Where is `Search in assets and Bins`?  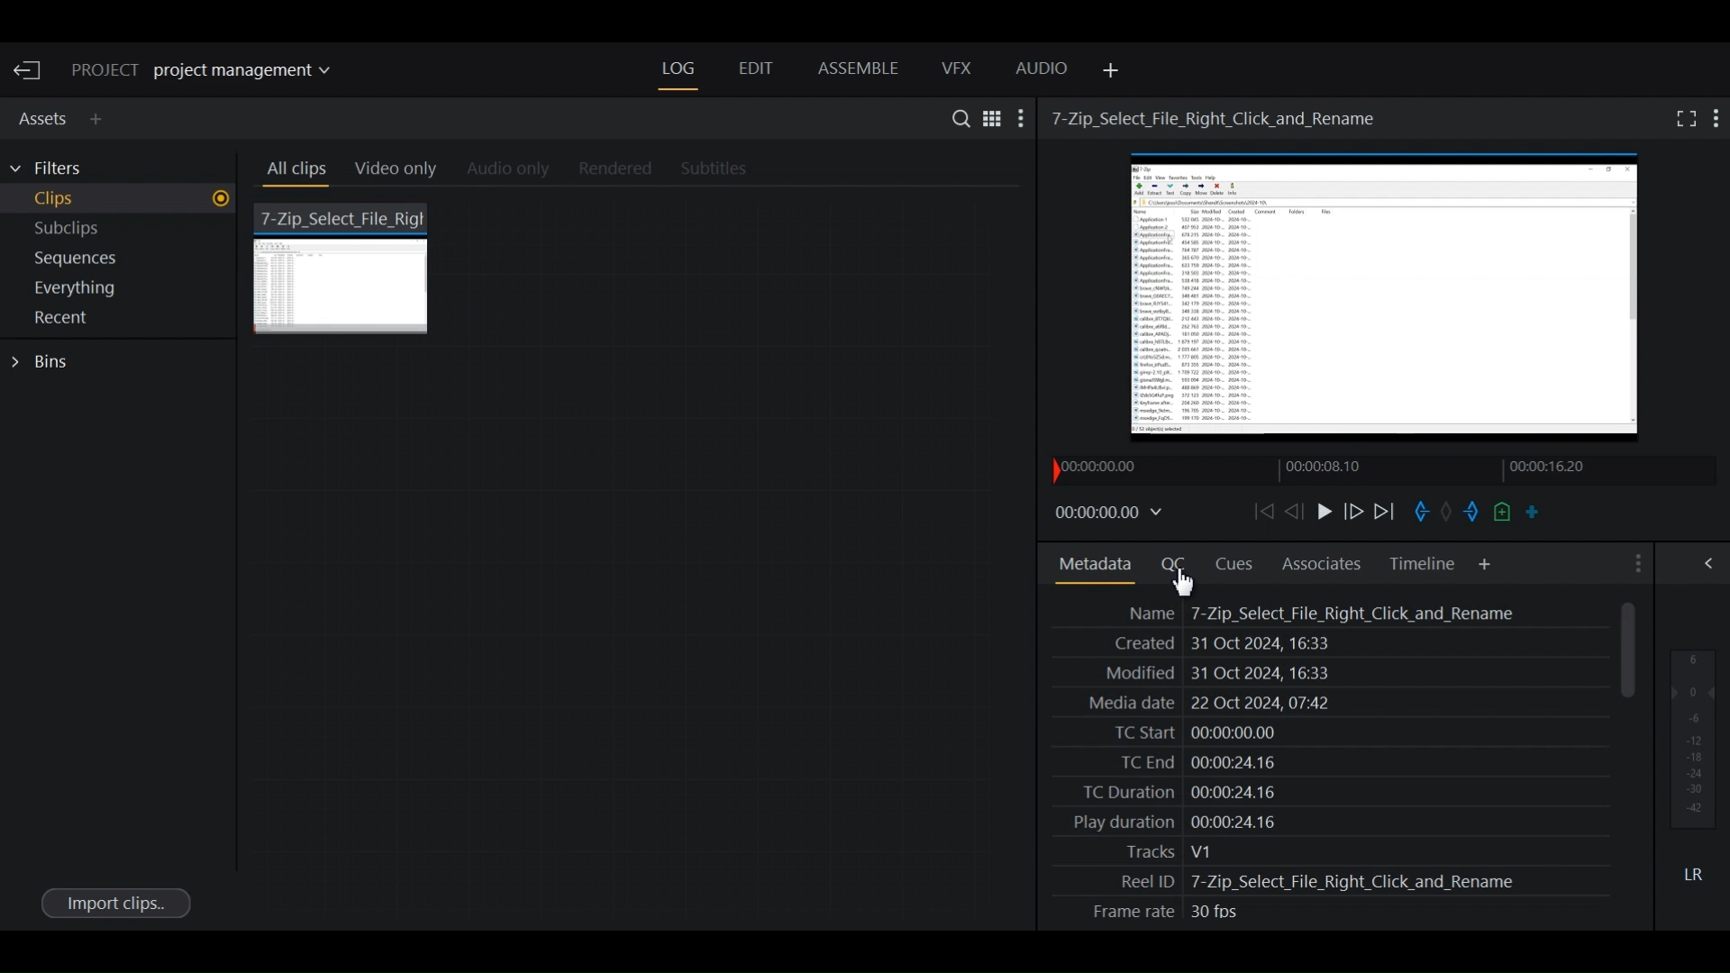
Search in assets and Bins is located at coordinates (956, 118).